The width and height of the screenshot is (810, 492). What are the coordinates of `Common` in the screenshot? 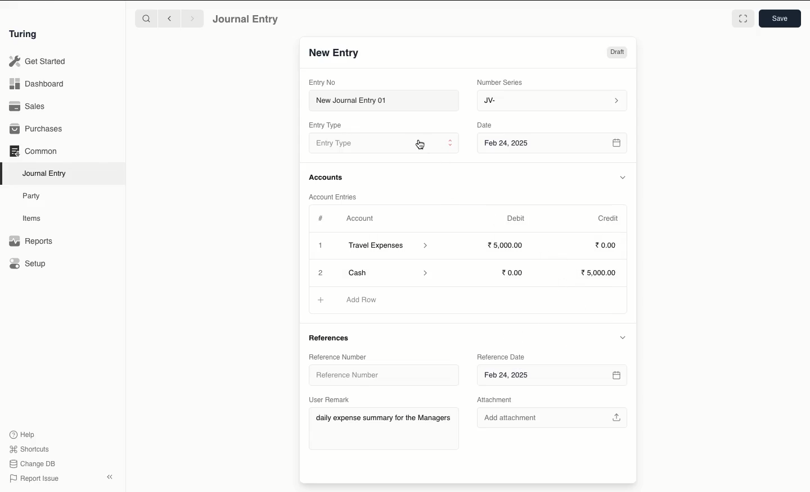 It's located at (34, 151).